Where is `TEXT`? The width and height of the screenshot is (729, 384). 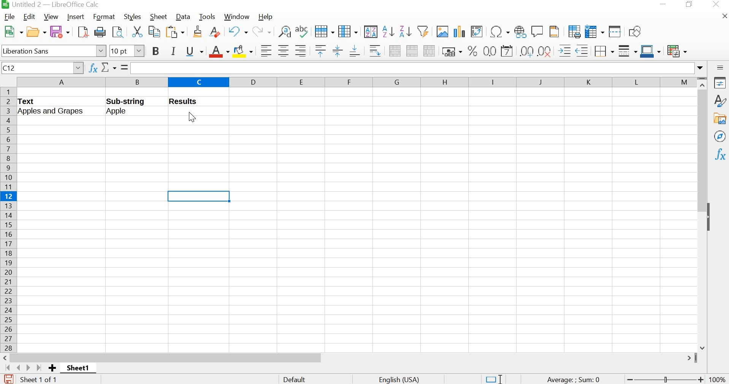
TEXT is located at coordinates (30, 101).